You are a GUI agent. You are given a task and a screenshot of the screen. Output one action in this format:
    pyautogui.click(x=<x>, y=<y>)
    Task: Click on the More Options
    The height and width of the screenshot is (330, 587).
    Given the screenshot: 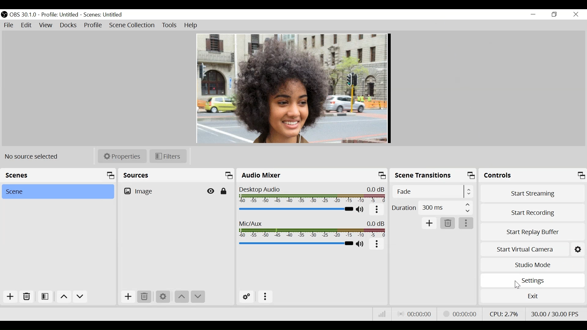 What is the action you would take?
    pyautogui.click(x=377, y=245)
    